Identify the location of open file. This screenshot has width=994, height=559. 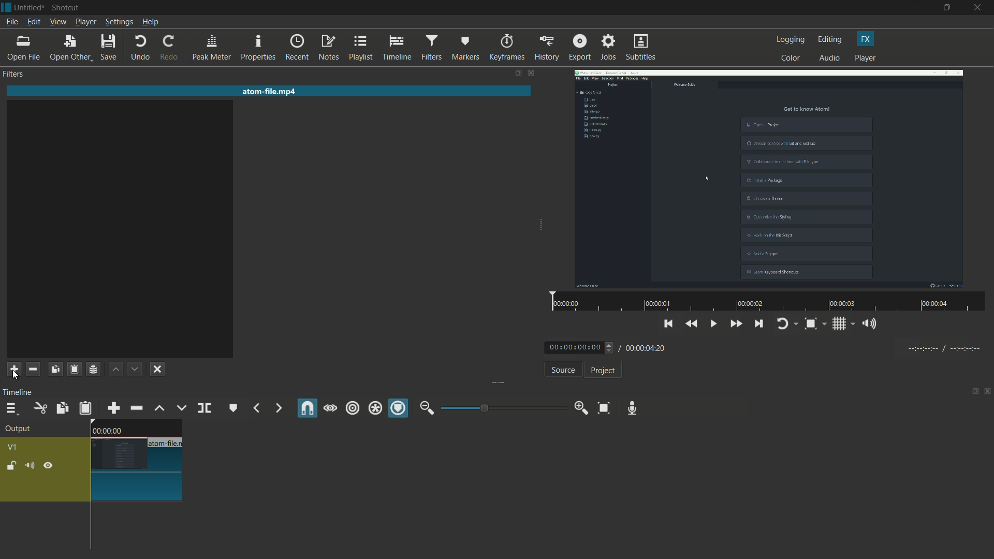
(24, 48).